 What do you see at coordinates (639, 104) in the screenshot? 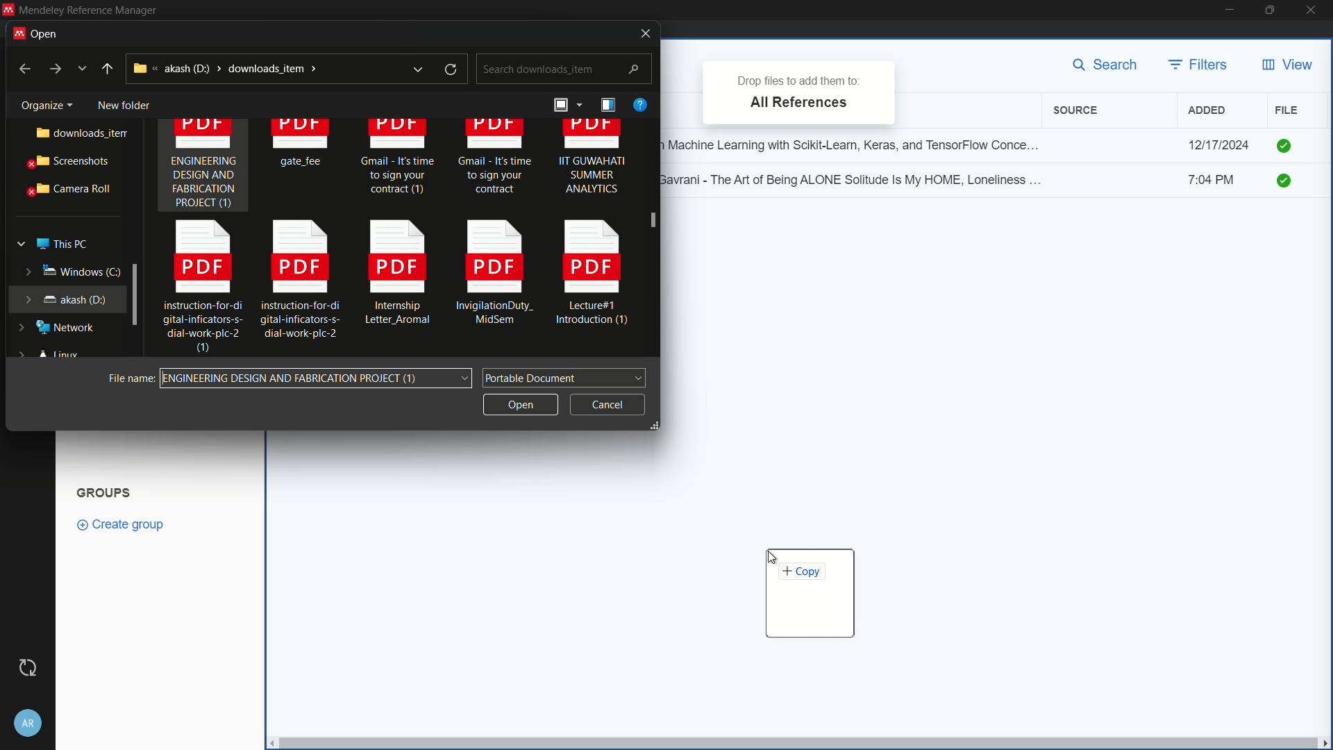
I see `help` at bounding box center [639, 104].